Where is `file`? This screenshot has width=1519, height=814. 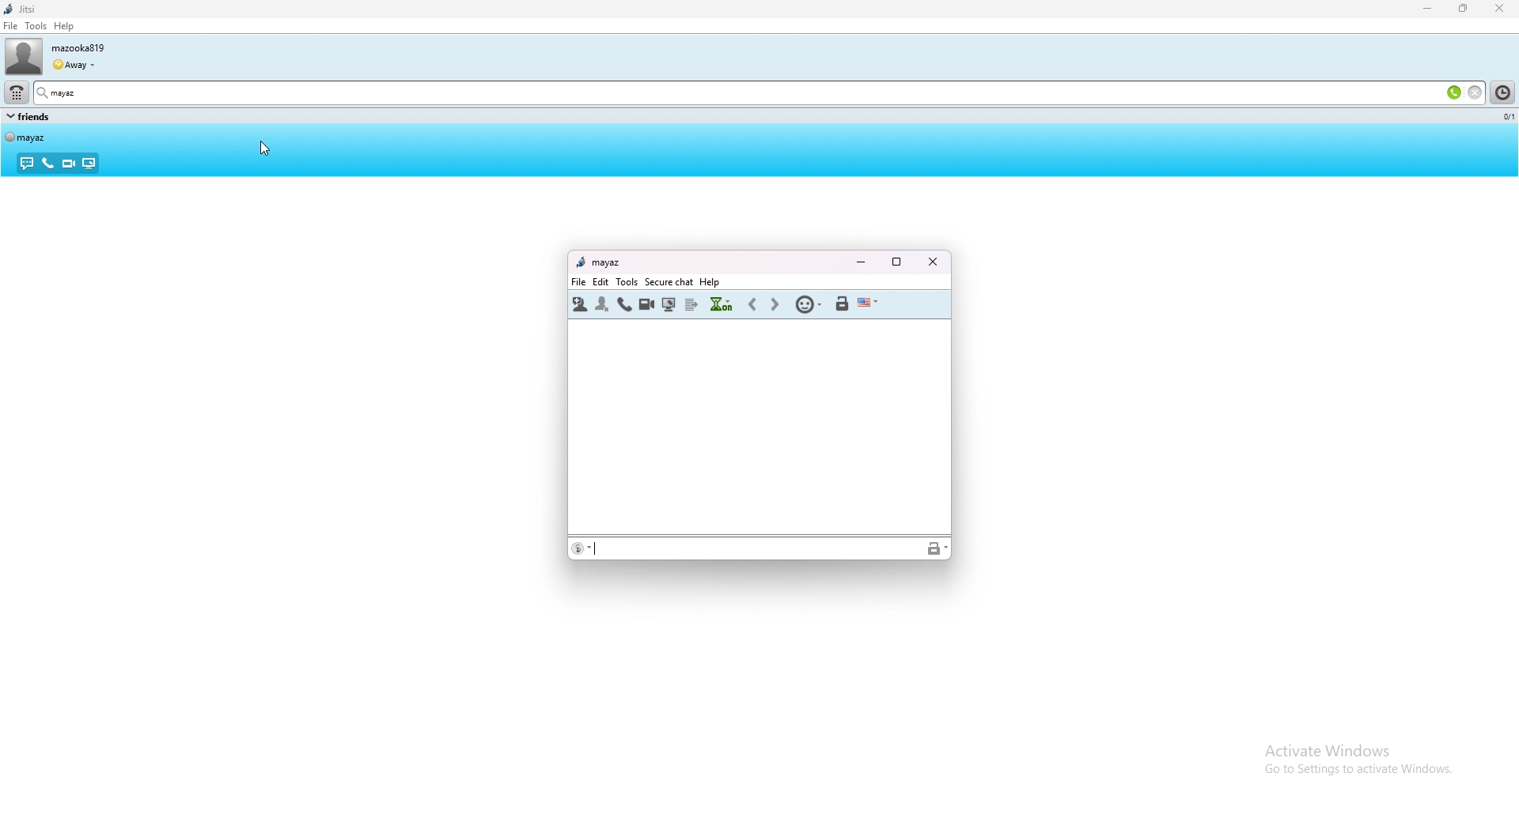 file is located at coordinates (580, 282).